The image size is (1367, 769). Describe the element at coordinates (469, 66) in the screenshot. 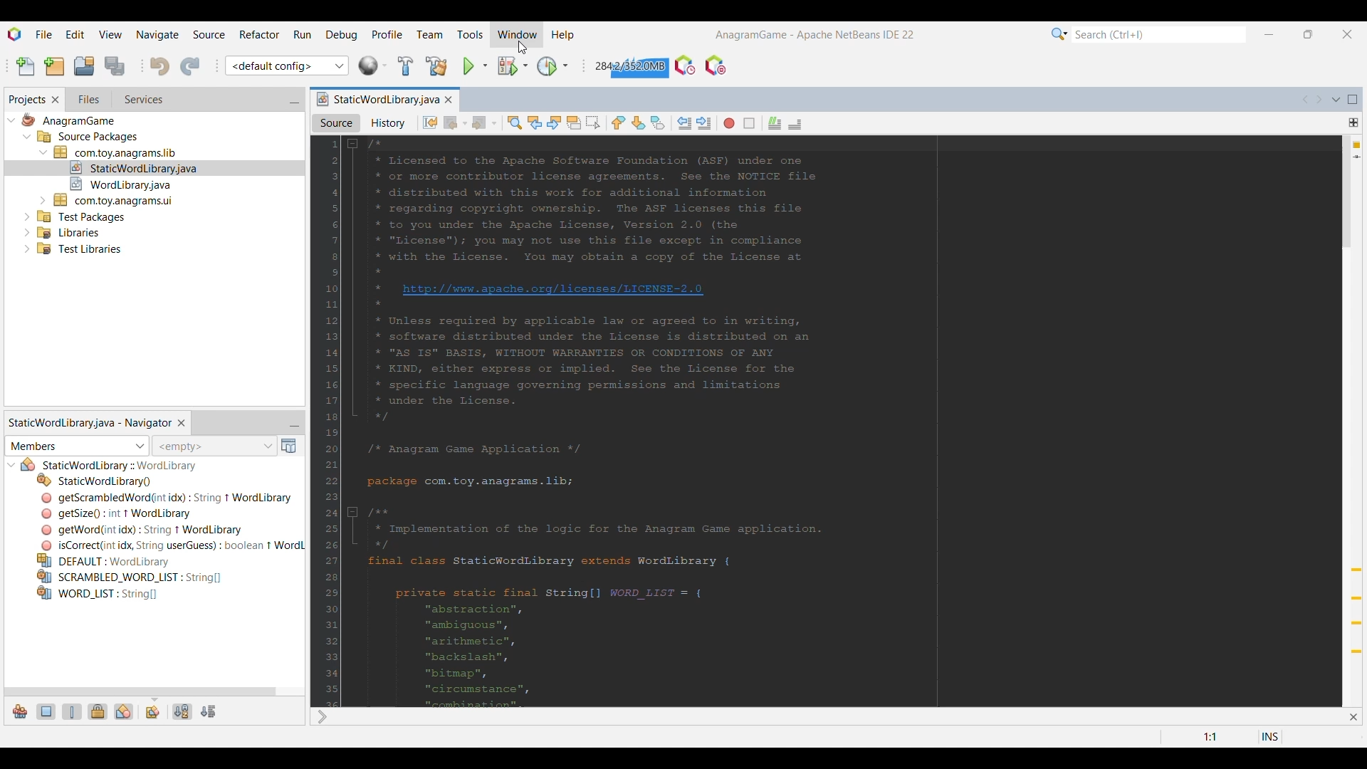

I see `Run project selection` at that location.